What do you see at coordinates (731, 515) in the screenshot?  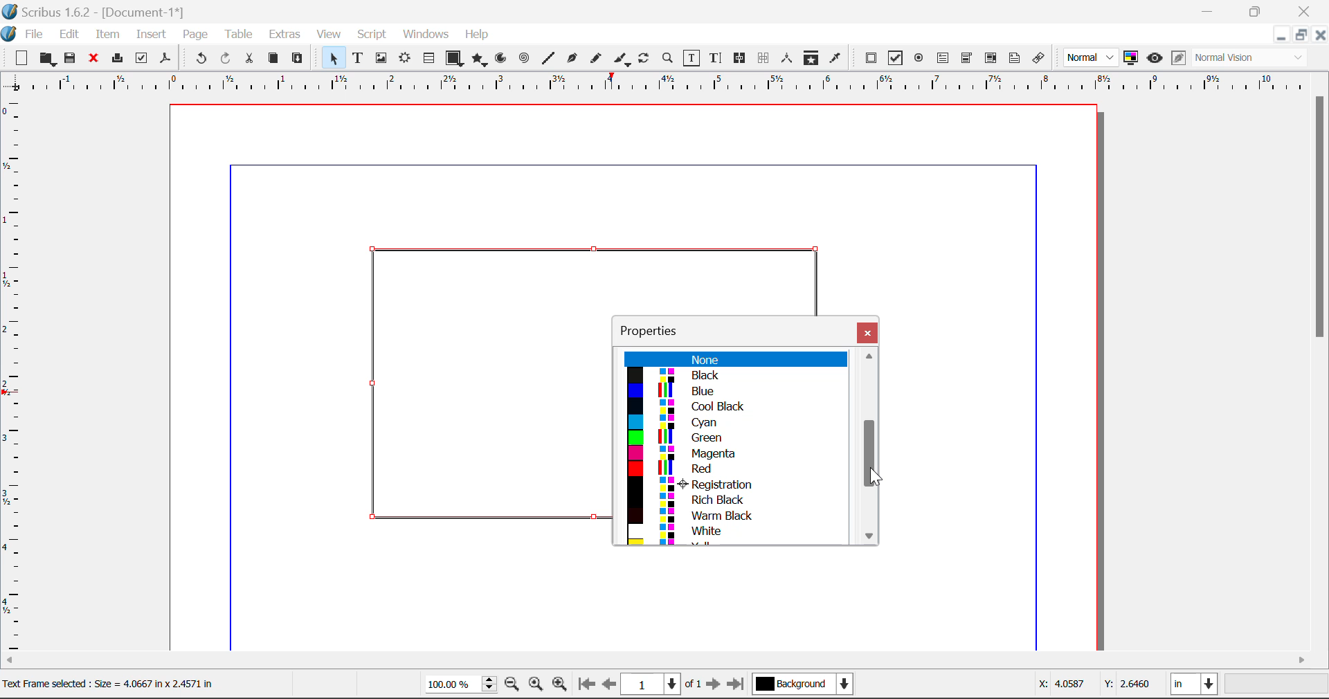 I see `Warm Black` at bounding box center [731, 515].